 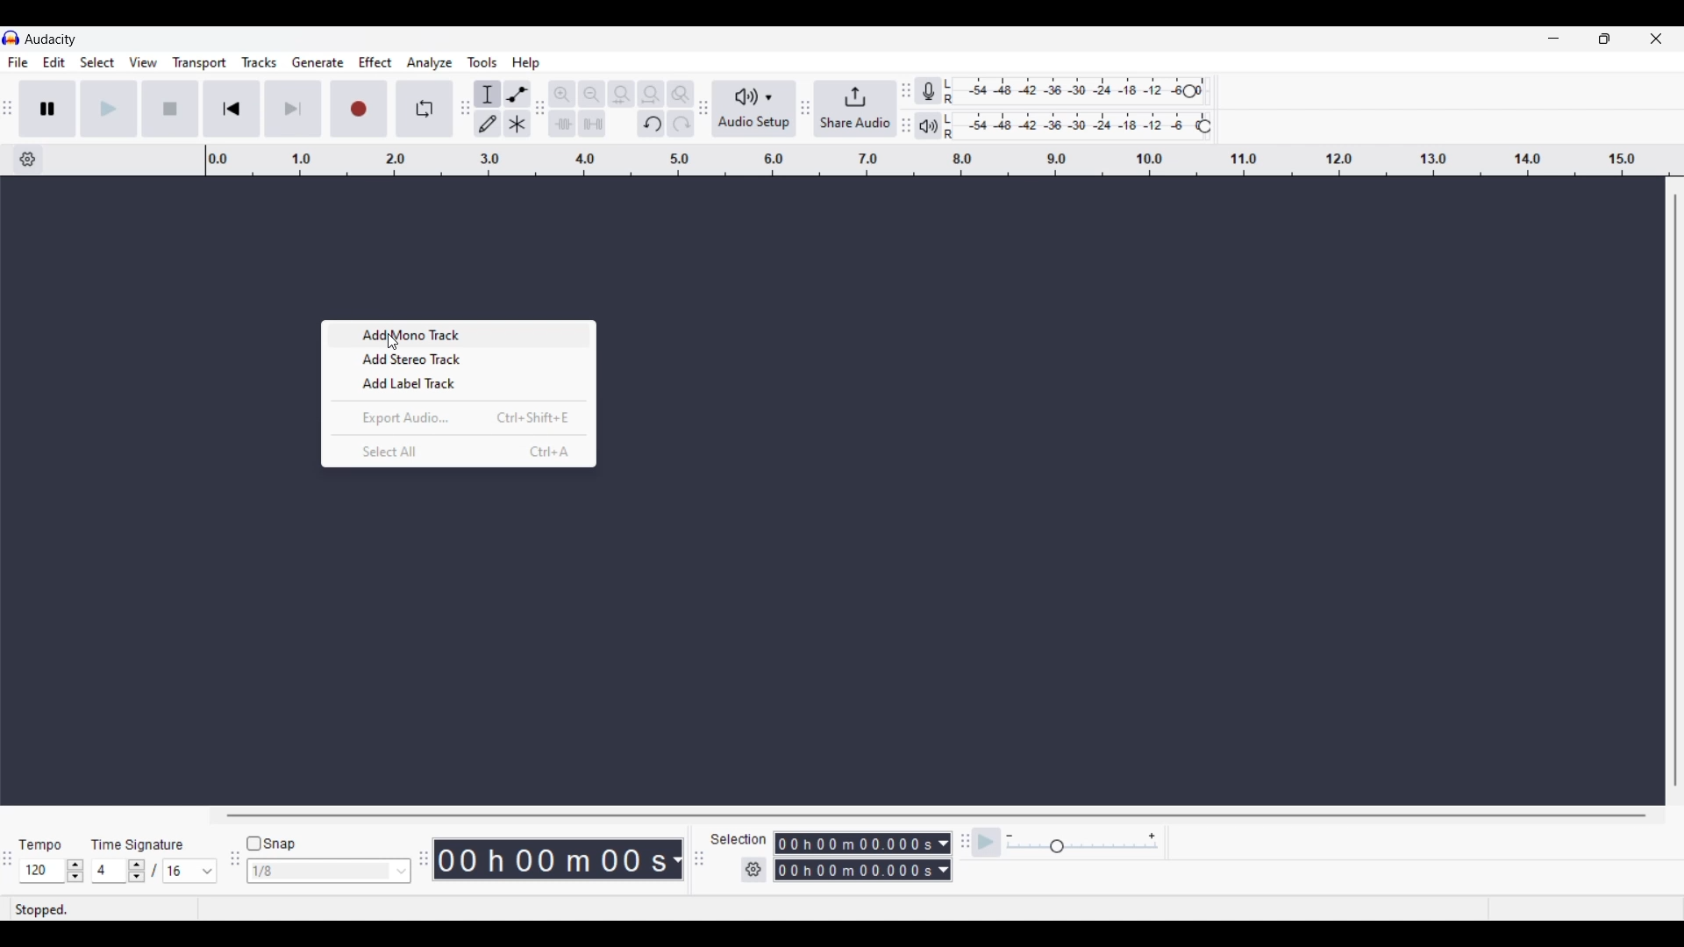 I want to click on Type in snap input, so click(x=320, y=872).